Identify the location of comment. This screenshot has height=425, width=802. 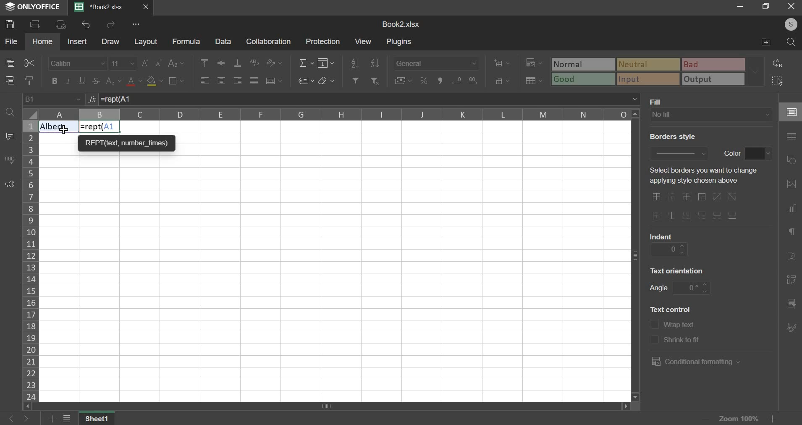
(12, 135).